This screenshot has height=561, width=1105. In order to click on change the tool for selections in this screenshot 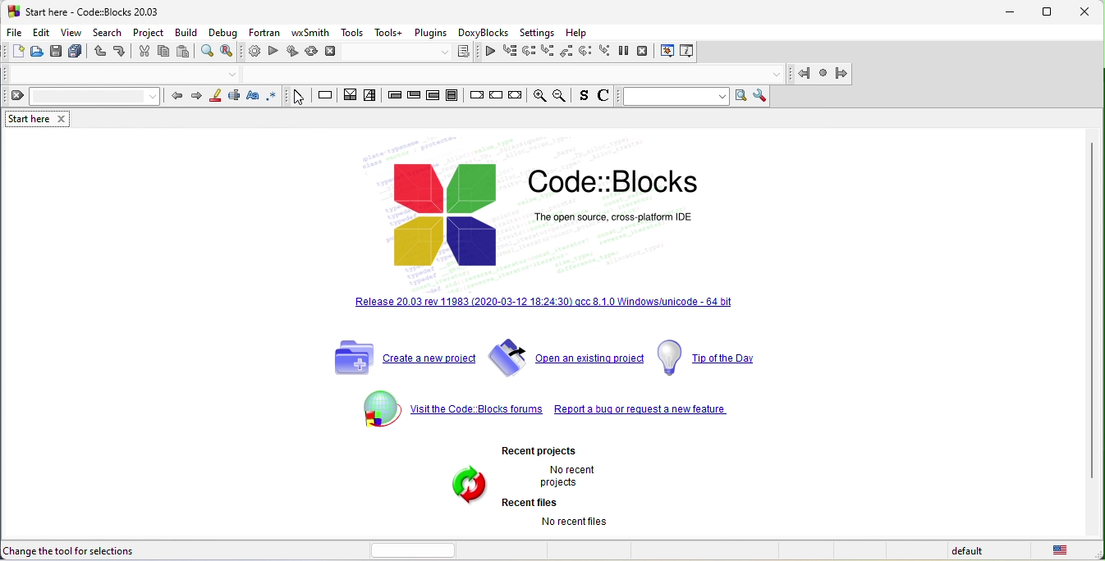, I will do `click(77, 551)`.